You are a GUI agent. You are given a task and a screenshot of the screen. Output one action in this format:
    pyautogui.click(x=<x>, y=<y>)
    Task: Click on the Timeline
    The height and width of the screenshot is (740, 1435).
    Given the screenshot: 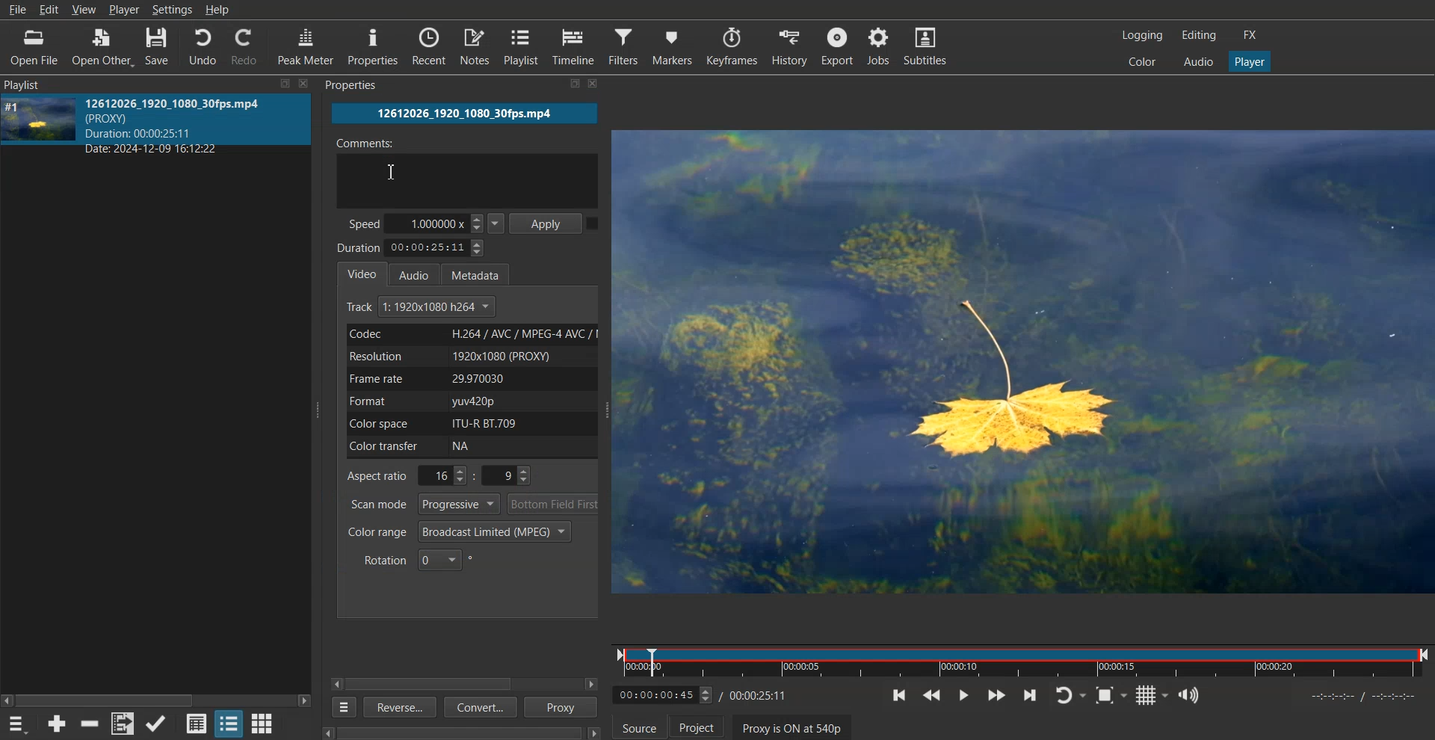 What is the action you would take?
    pyautogui.click(x=1022, y=659)
    